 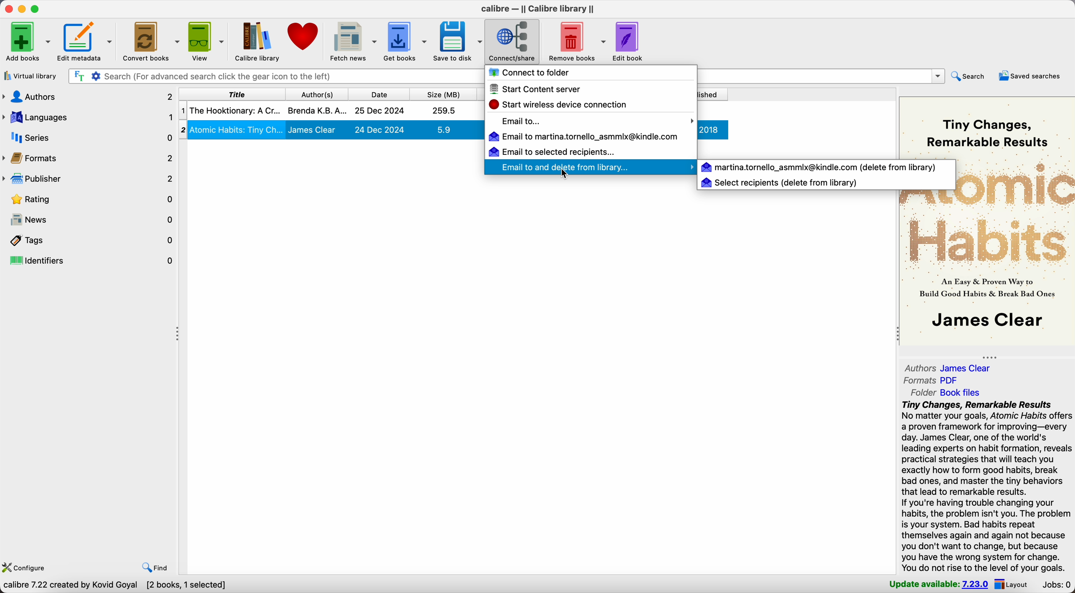 I want to click on Habits, so click(x=987, y=241).